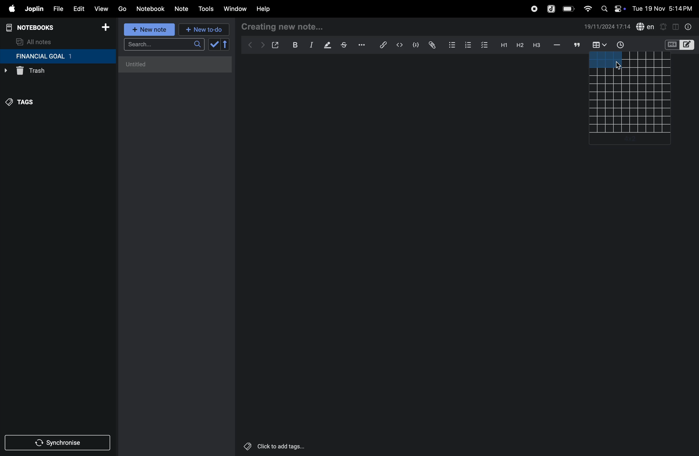  What do you see at coordinates (176, 64) in the screenshot?
I see `Untitled` at bounding box center [176, 64].